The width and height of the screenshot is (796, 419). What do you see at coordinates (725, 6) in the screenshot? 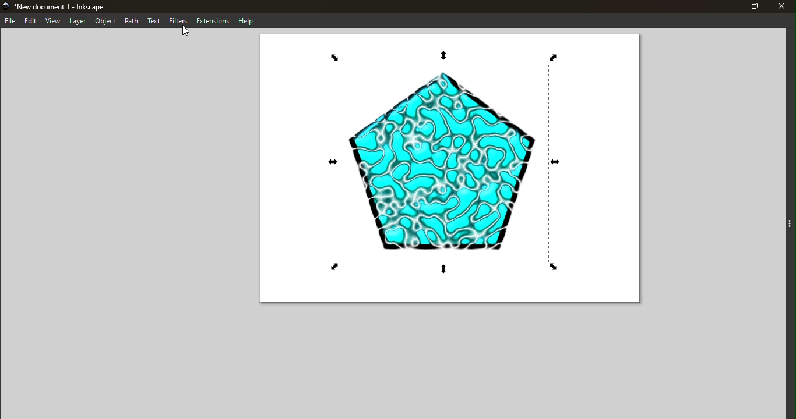
I see `Minimize` at bounding box center [725, 6].